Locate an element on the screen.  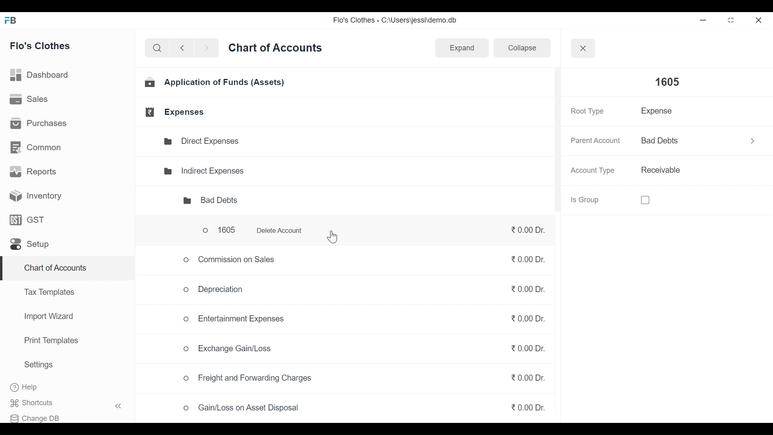
Application of Funds (Assets) is located at coordinates (216, 84).